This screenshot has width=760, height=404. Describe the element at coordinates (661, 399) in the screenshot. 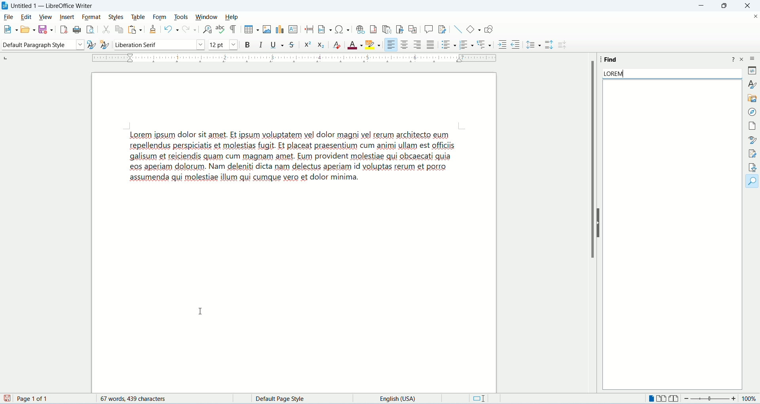

I see `multiple page view` at that location.